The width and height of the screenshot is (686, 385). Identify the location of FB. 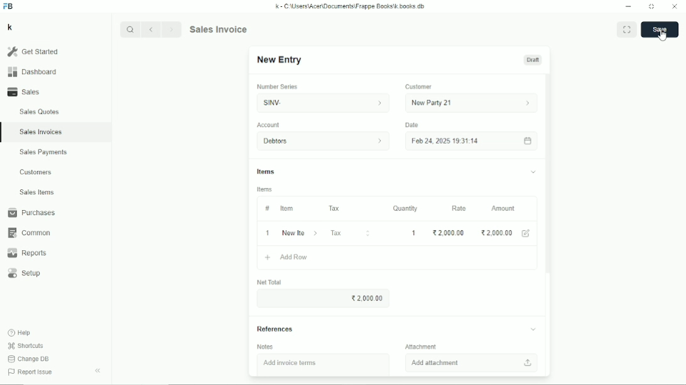
(9, 6).